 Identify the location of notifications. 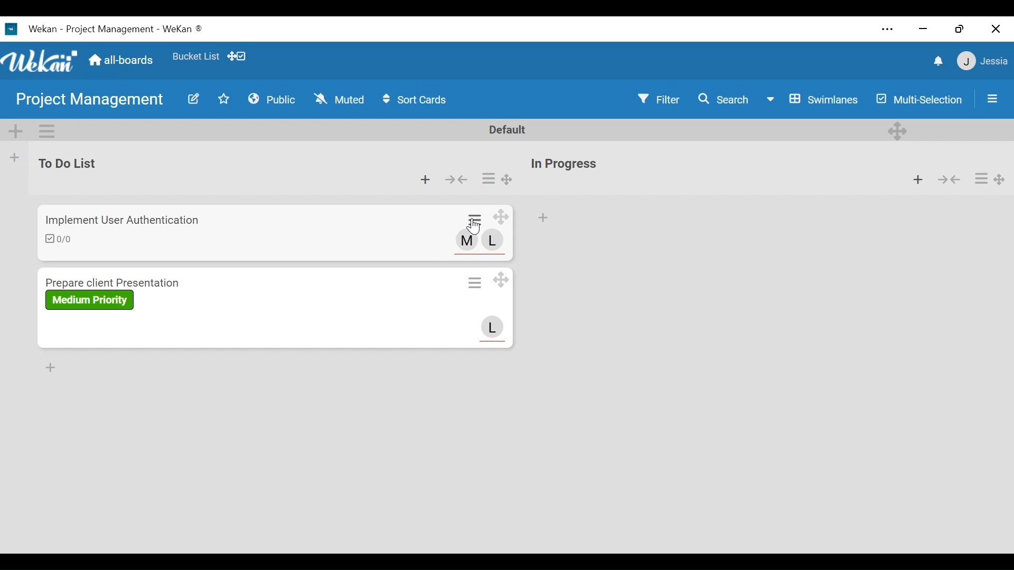
(936, 60).